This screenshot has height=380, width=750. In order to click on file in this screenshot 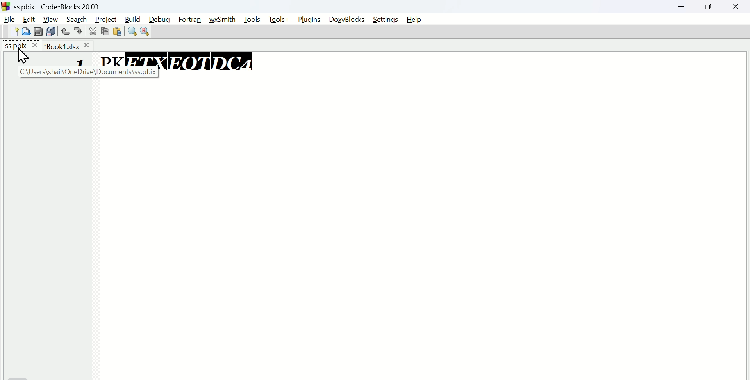, I will do `click(9, 18)`.